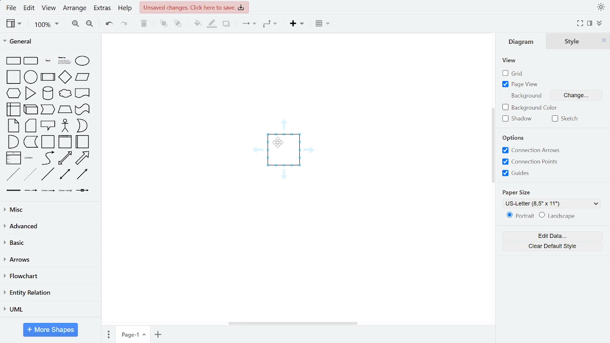 The image size is (610, 343). What do you see at coordinates (144, 24) in the screenshot?
I see `delete` at bounding box center [144, 24].